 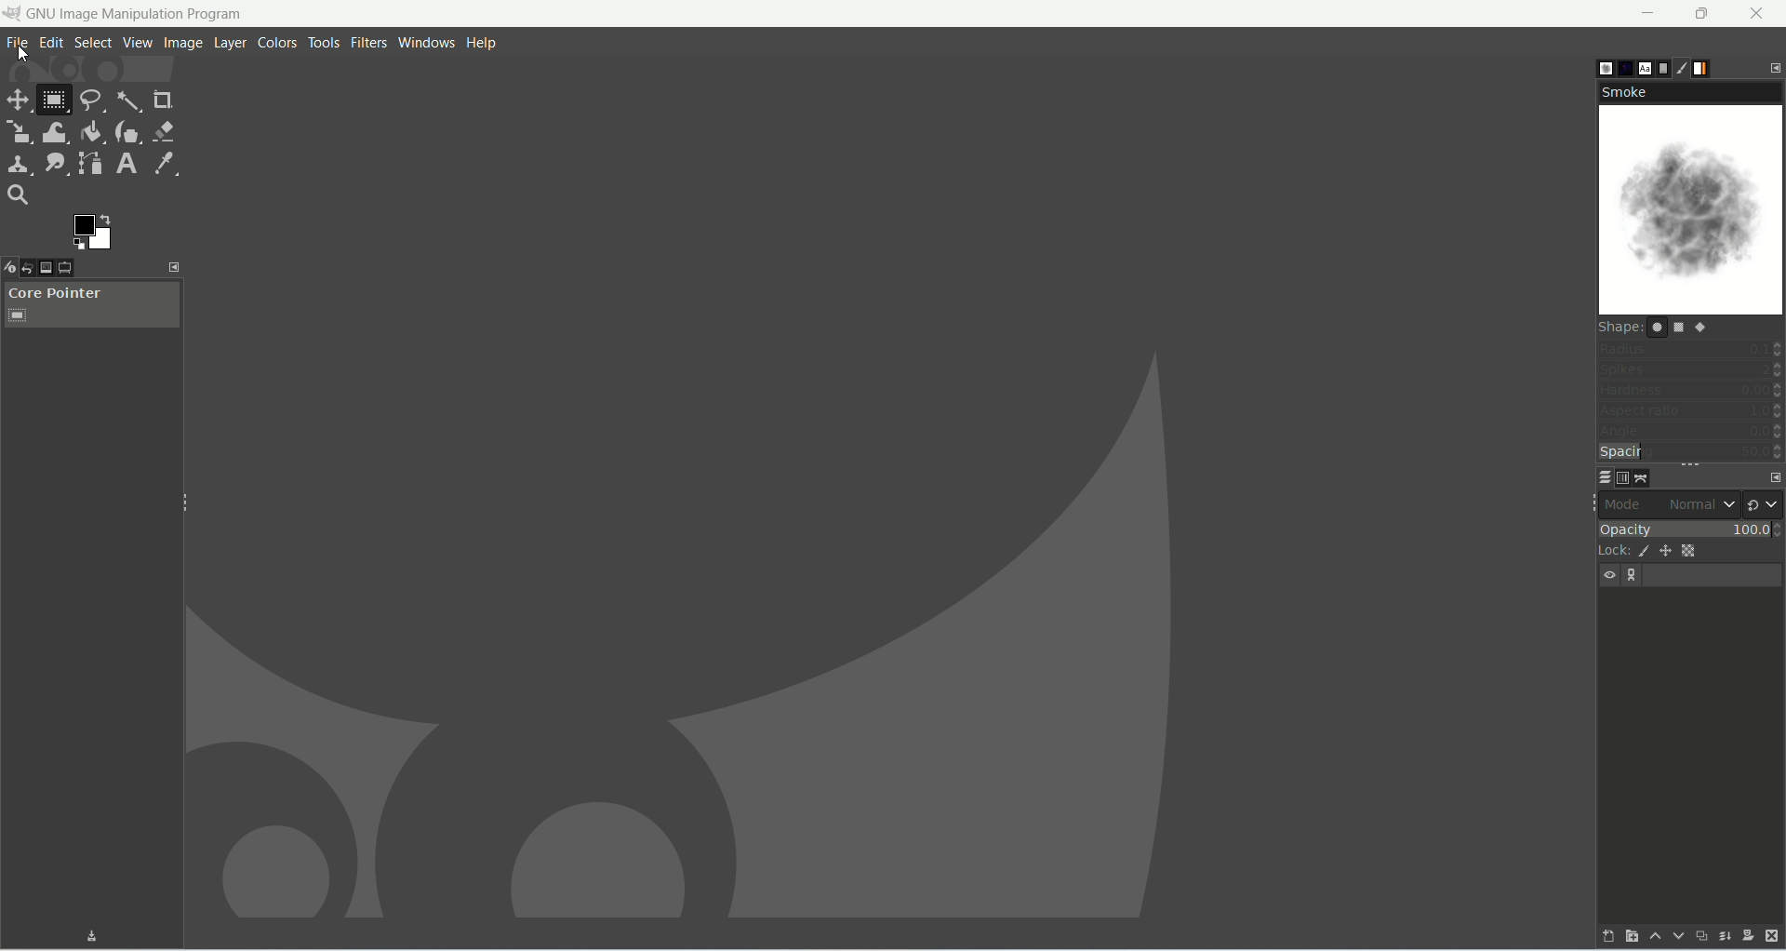 What do you see at coordinates (128, 101) in the screenshot?
I see `fuzzy select` at bounding box center [128, 101].